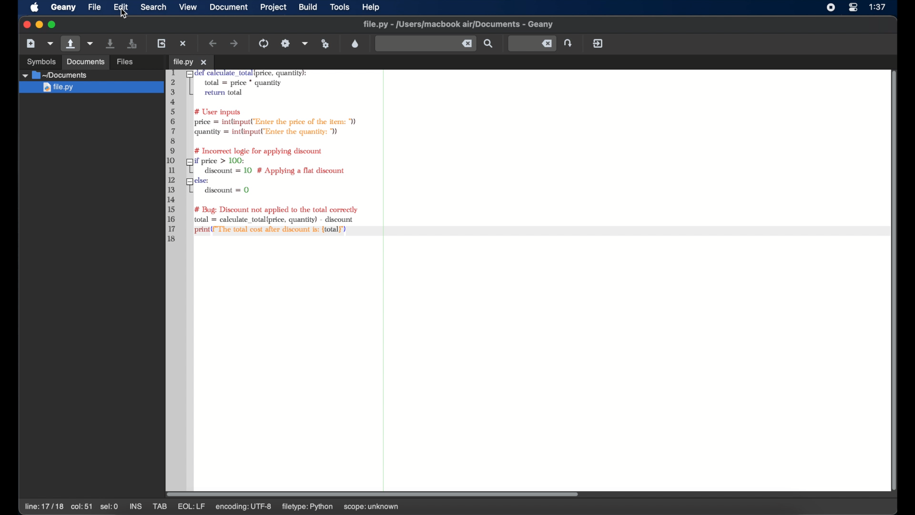  I want to click on search, so click(153, 7).